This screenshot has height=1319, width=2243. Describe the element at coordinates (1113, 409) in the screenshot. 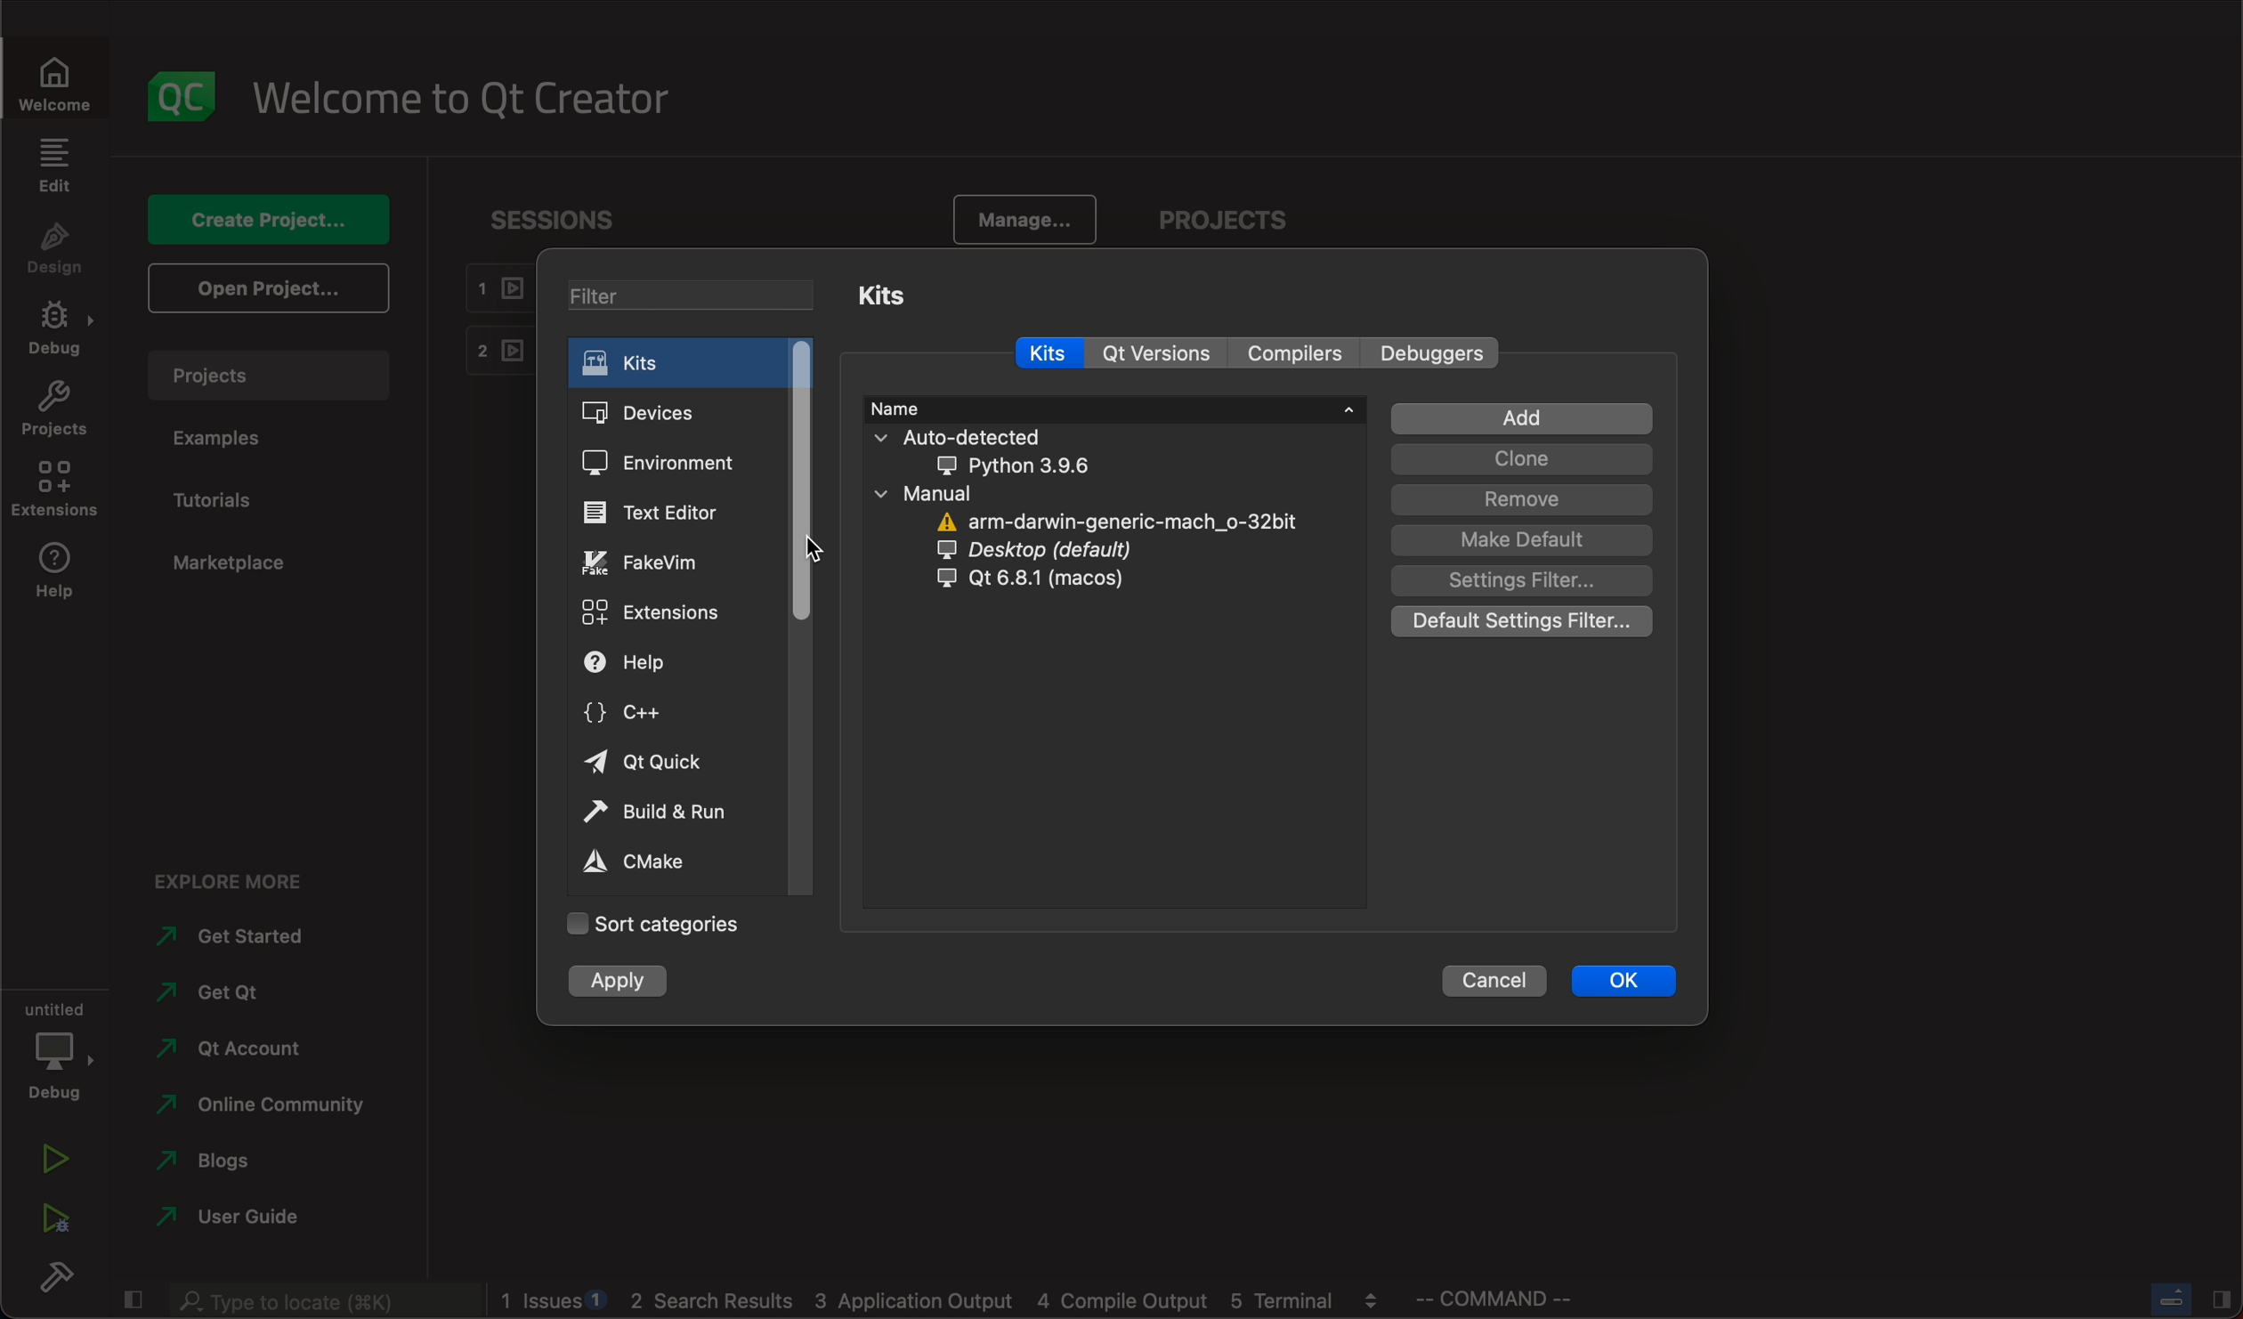

I see `name` at that location.